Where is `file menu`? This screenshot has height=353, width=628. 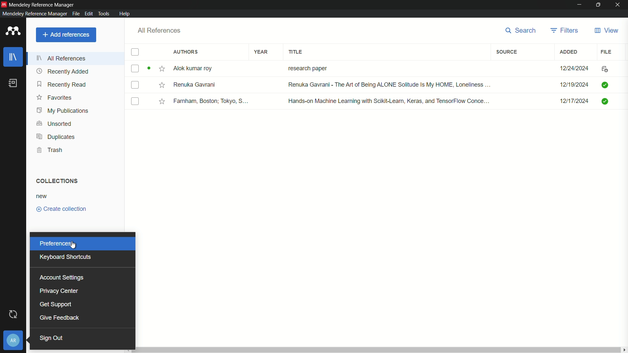 file menu is located at coordinates (75, 14).